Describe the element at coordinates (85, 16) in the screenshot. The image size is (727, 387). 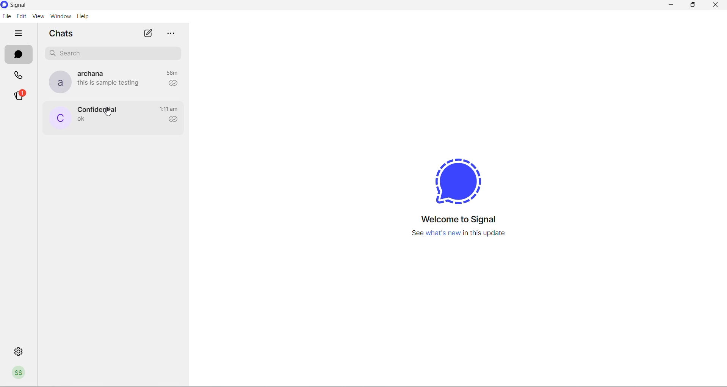
I see `help` at that location.